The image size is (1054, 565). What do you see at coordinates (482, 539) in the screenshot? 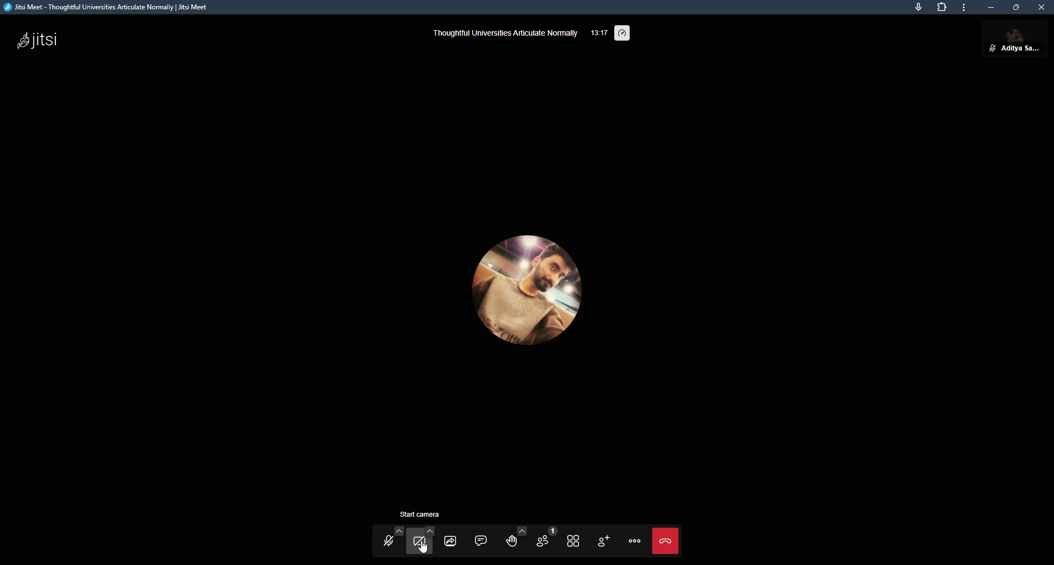
I see `open chat` at bounding box center [482, 539].